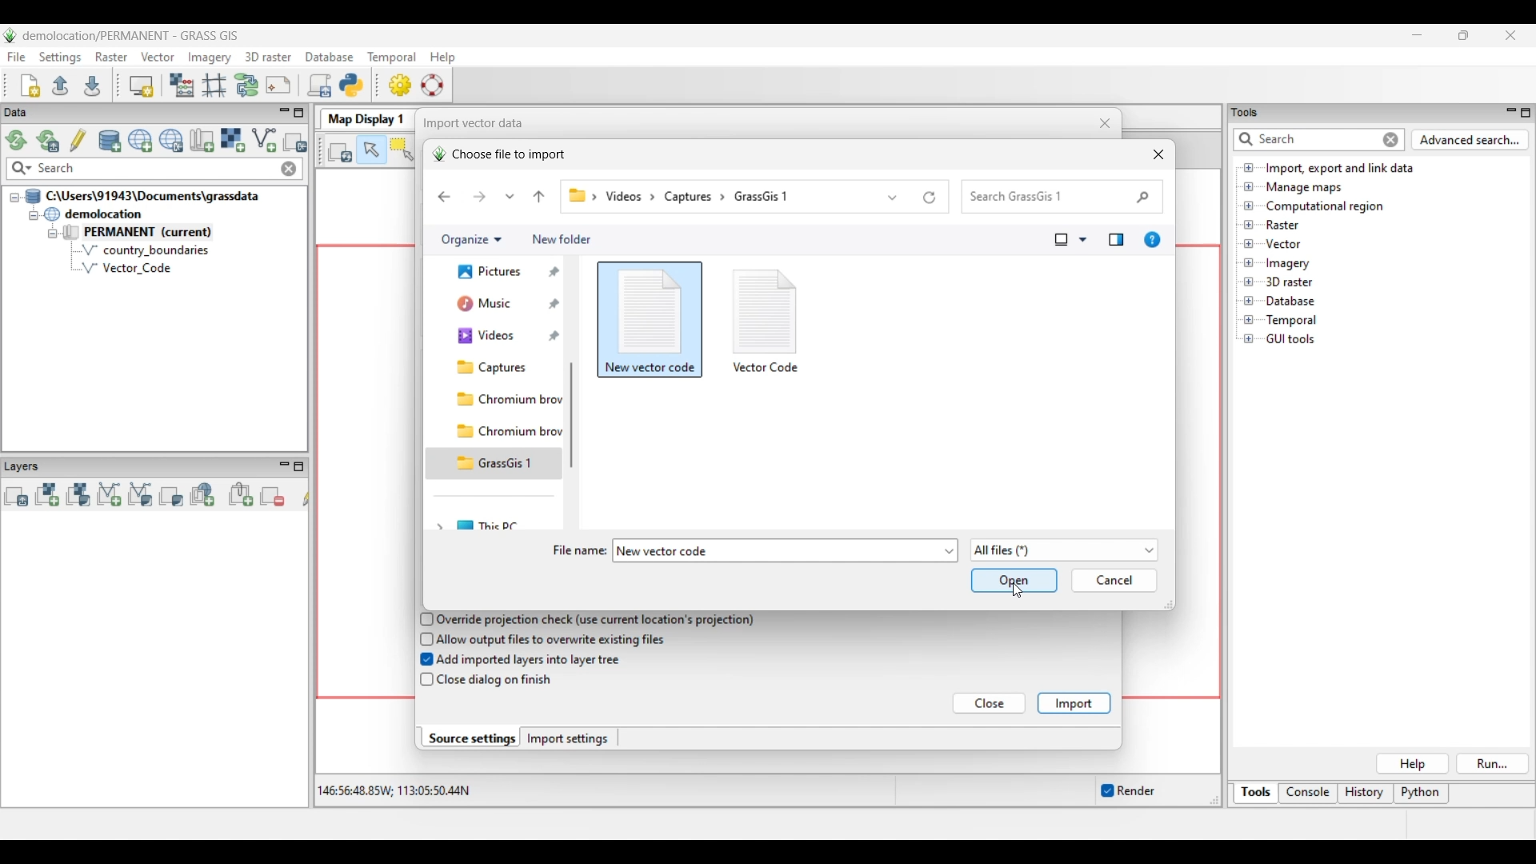 Image resolution: width=1536 pixels, height=864 pixels. I want to click on 3D raster menu, so click(268, 56).